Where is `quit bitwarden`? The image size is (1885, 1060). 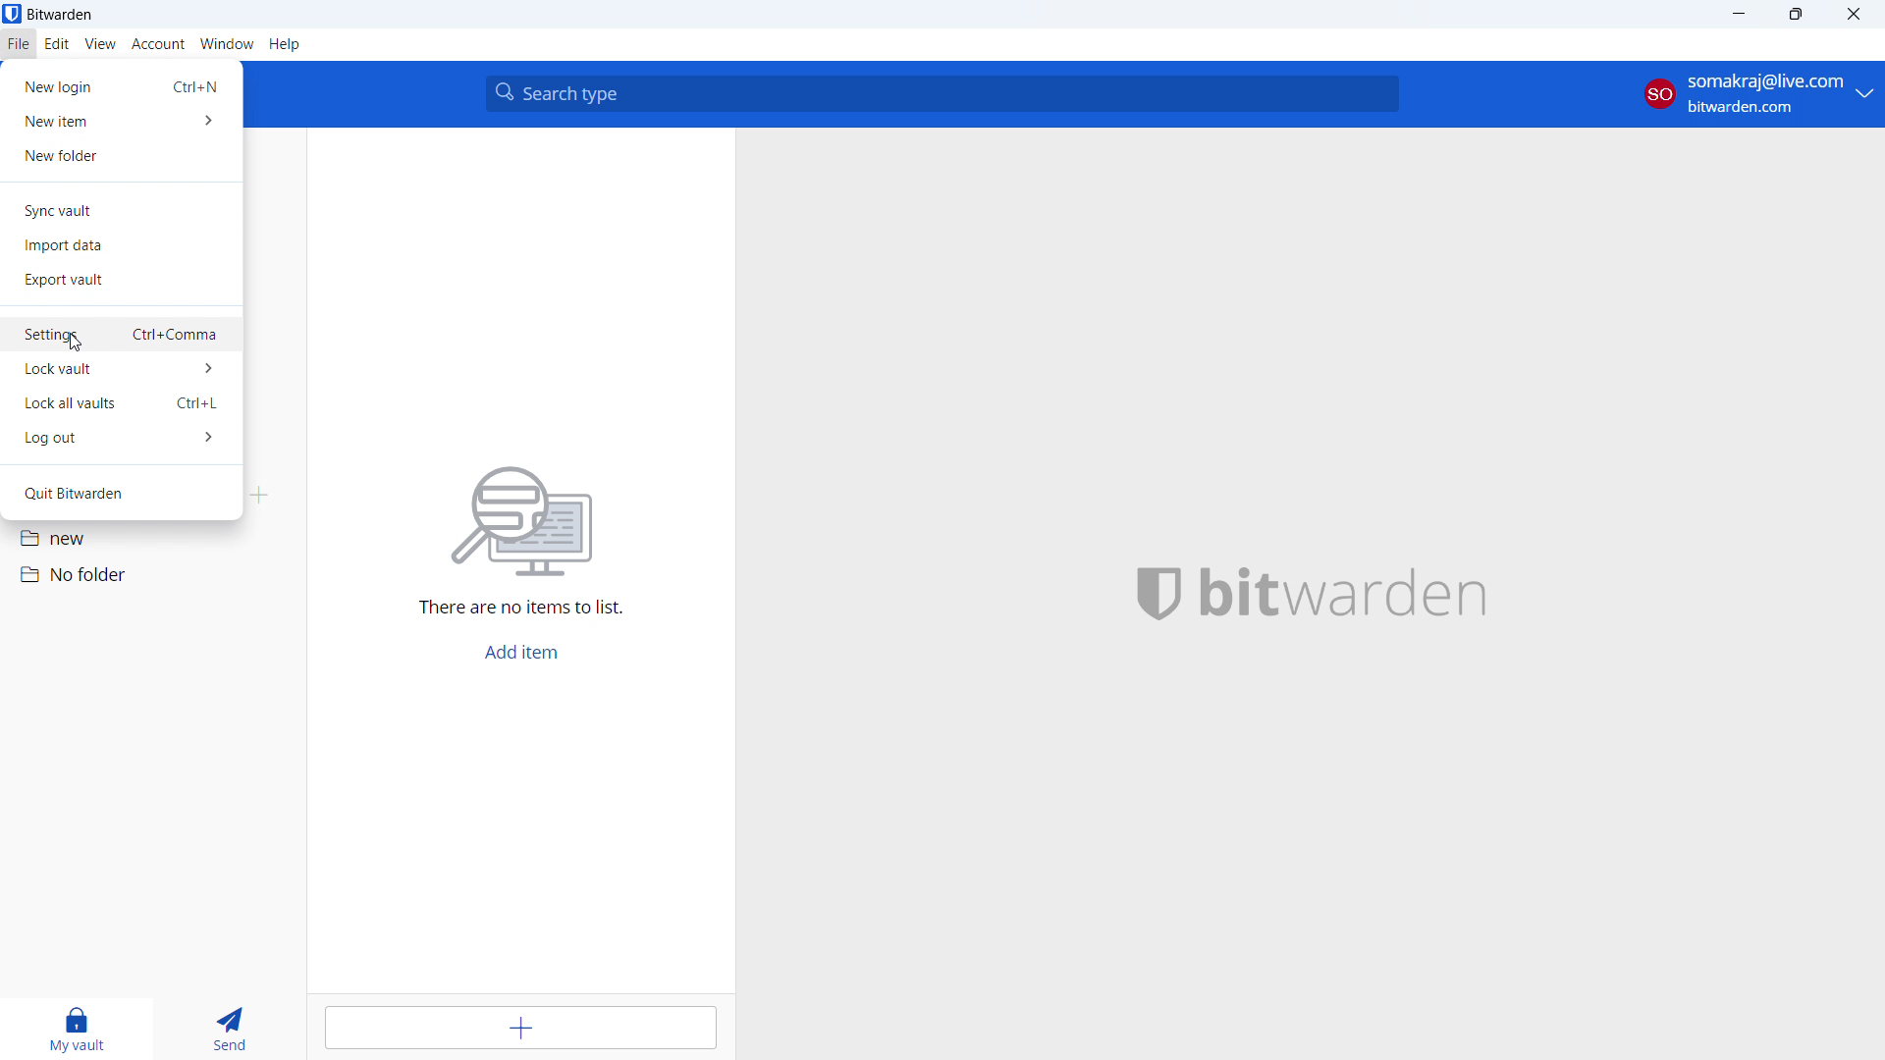 quit bitwarden is located at coordinates (121, 494).